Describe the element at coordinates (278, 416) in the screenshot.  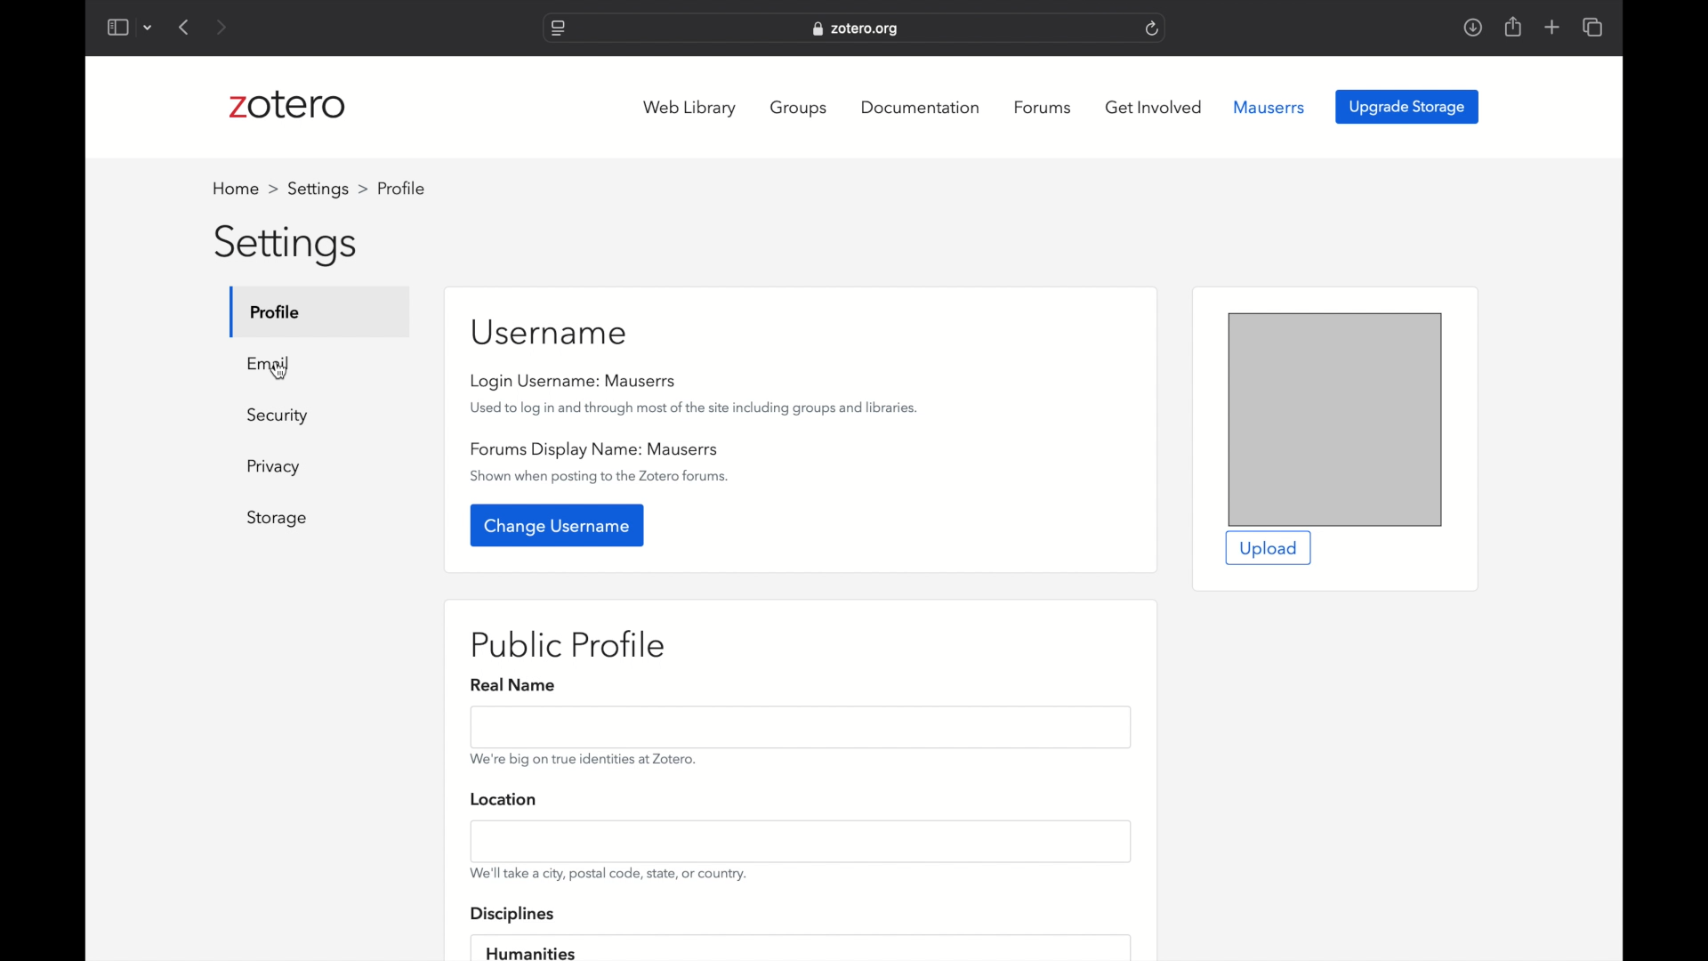
I see `security` at that location.